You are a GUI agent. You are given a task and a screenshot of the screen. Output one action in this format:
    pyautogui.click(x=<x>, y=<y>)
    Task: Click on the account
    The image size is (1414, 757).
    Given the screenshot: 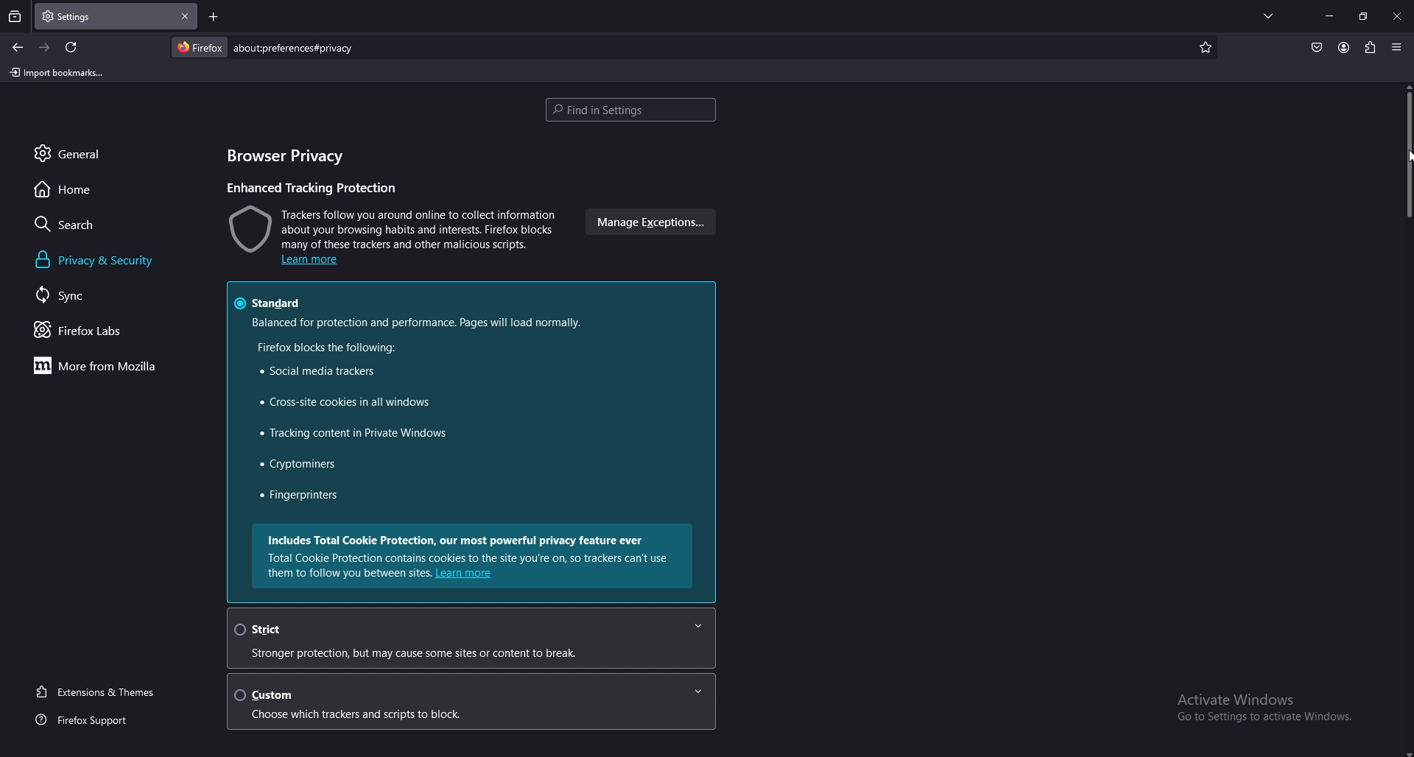 What is the action you would take?
    pyautogui.click(x=1343, y=47)
    